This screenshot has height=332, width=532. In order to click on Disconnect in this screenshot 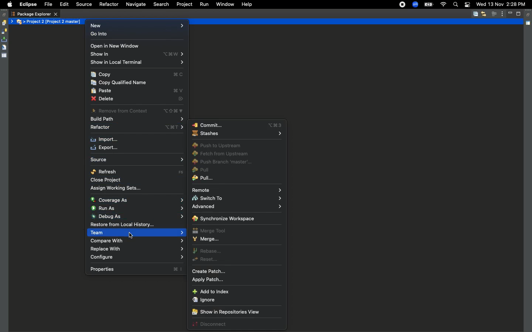, I will do `click(209, 325)`.